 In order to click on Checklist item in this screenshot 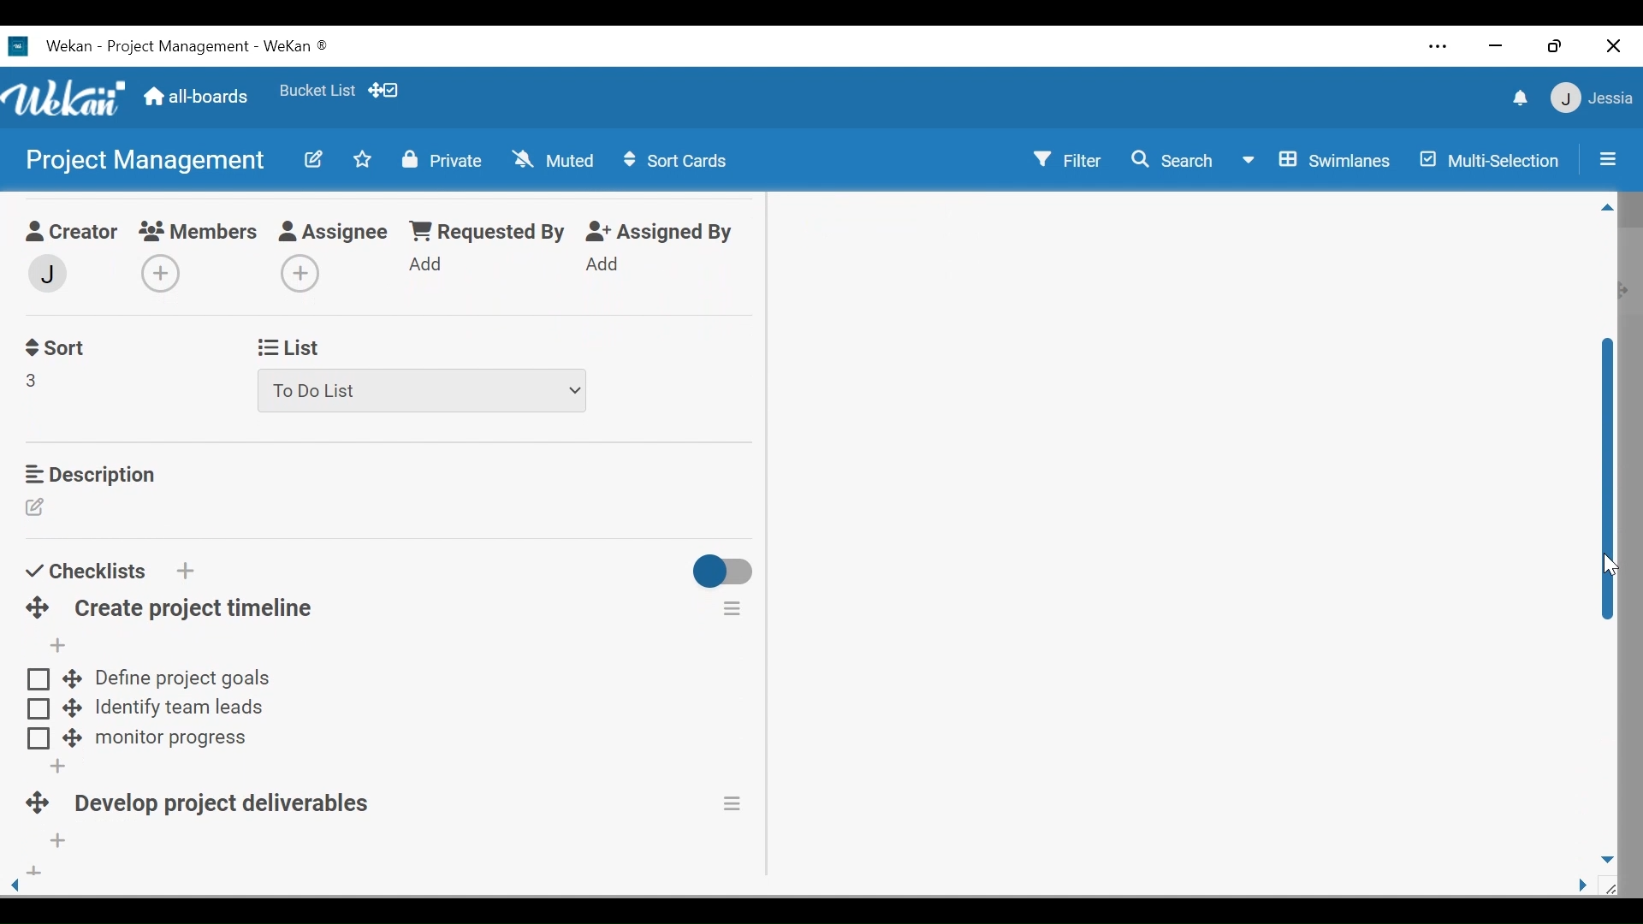, I will do `click(178, 710)`.